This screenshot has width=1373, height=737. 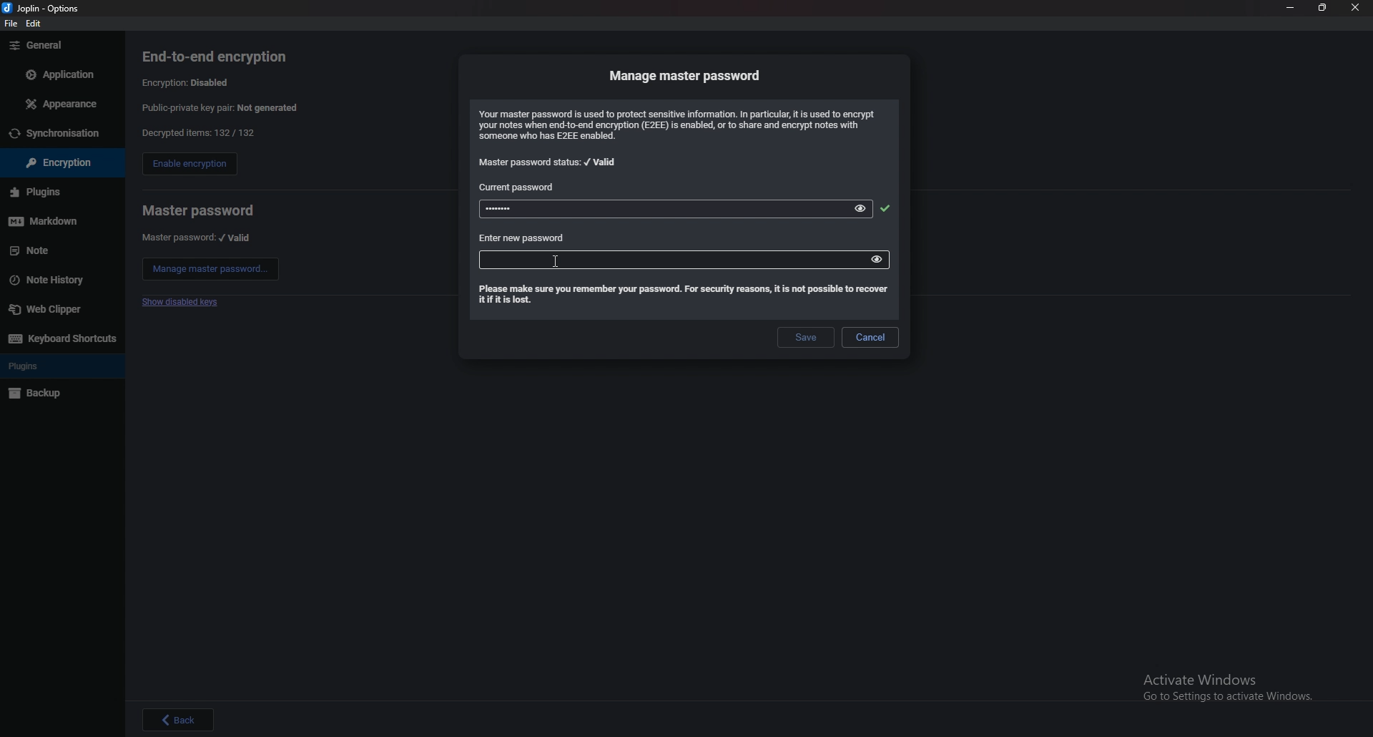 What do you see at coordinates (681, 296) in the screenshot?
I see `info` at bounding box center [681, 296].